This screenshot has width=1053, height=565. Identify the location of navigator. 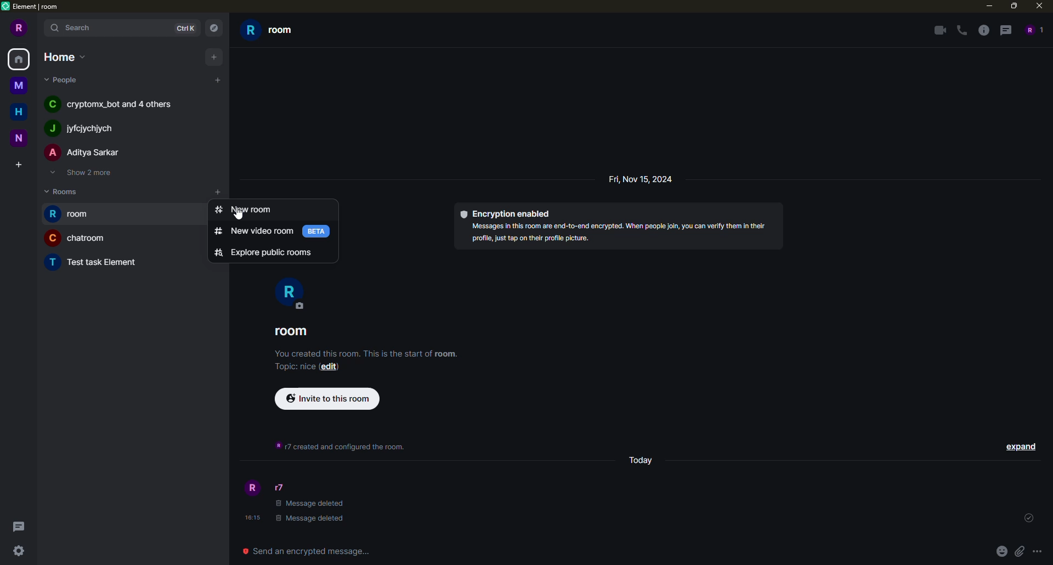
(214, 29).